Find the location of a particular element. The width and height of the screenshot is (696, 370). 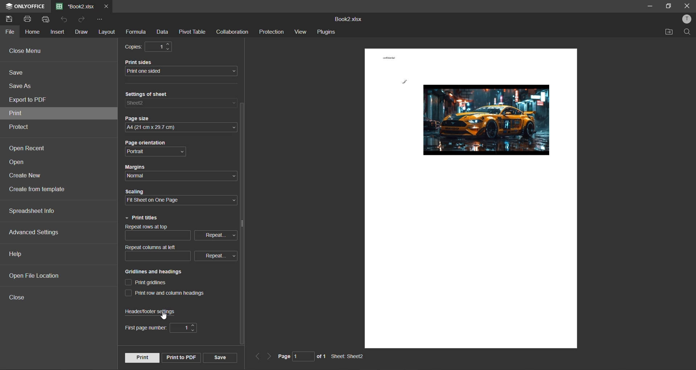

protection is located at coordinates (272, 32).